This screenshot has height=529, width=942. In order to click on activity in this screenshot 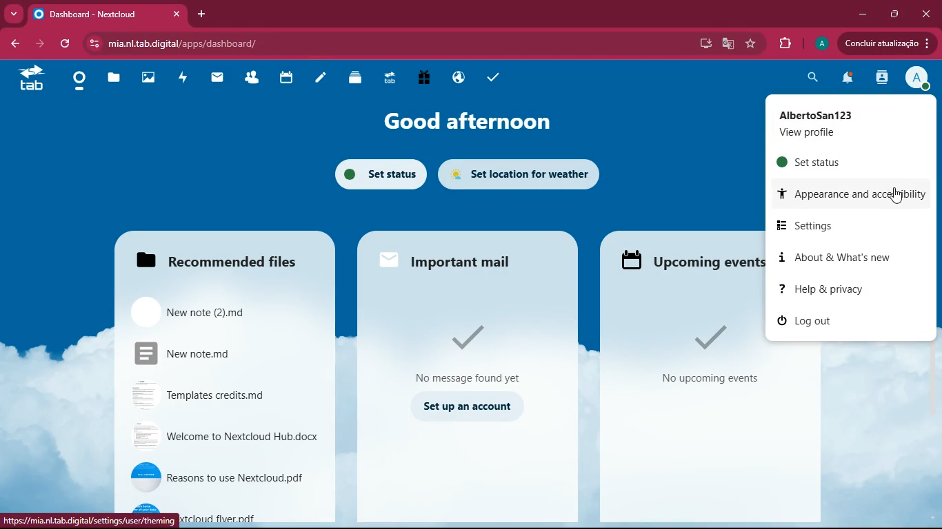, I will do `click(183, 78)`.